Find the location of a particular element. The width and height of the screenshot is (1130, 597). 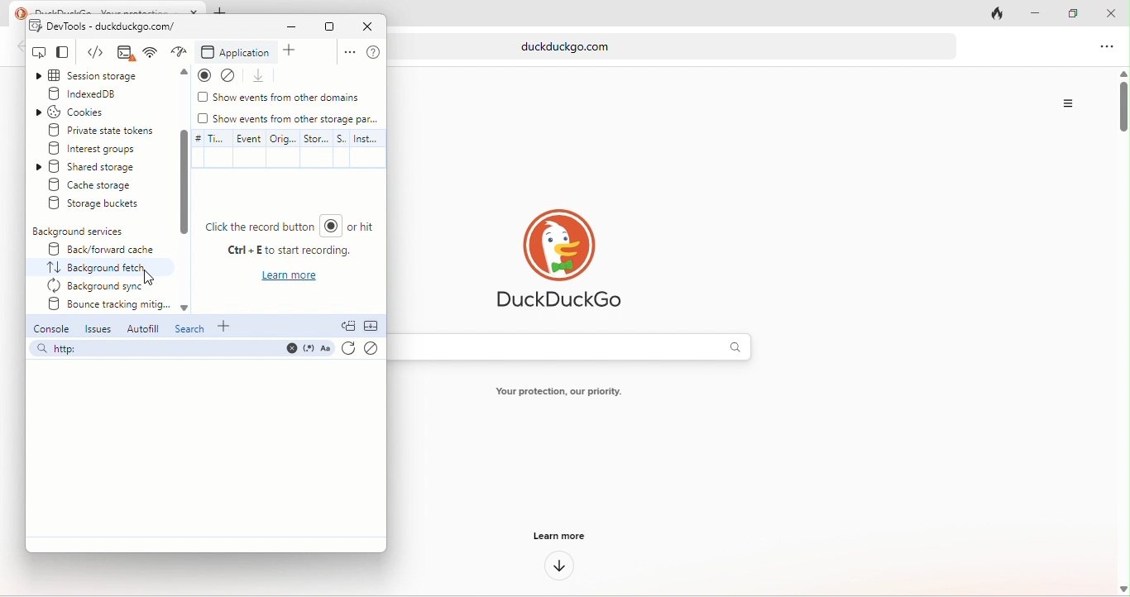

change view is located at coordinates (69, 54).